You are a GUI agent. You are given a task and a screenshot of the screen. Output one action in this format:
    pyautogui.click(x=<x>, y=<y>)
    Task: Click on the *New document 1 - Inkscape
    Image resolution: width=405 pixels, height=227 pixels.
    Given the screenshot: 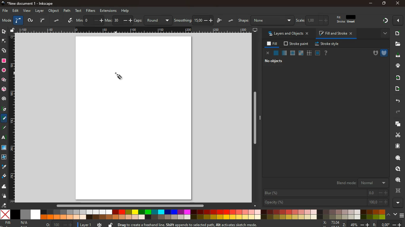 What is the action you would take?
    pyautogui.click(x=27, y=4)
    